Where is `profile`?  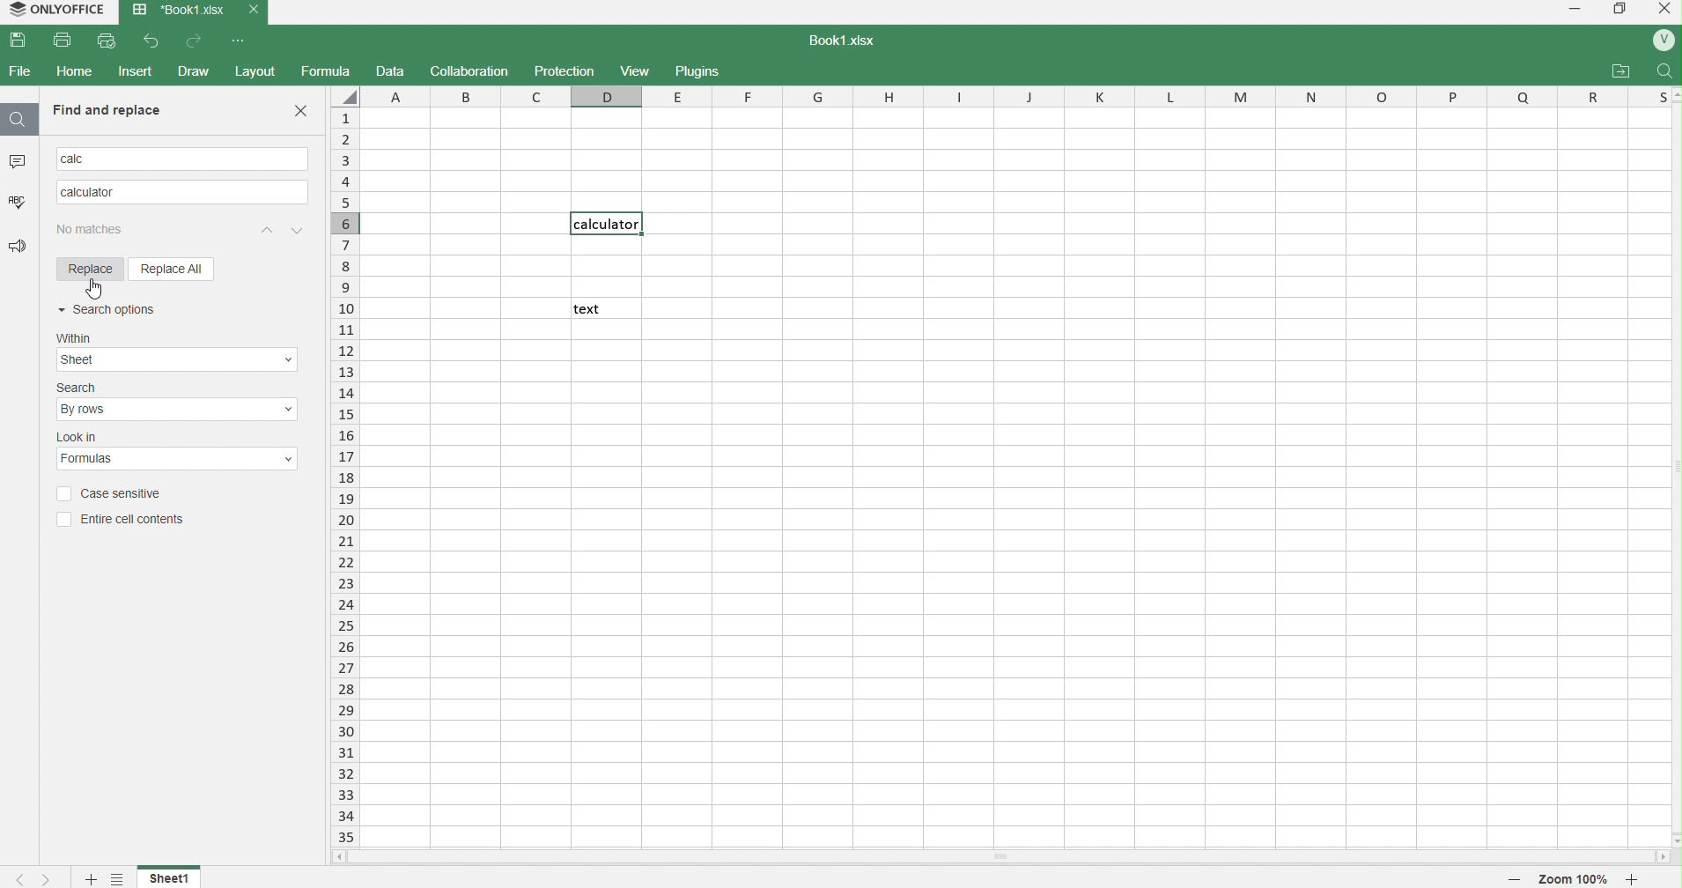 profile is located at coordinates (1659, 41).